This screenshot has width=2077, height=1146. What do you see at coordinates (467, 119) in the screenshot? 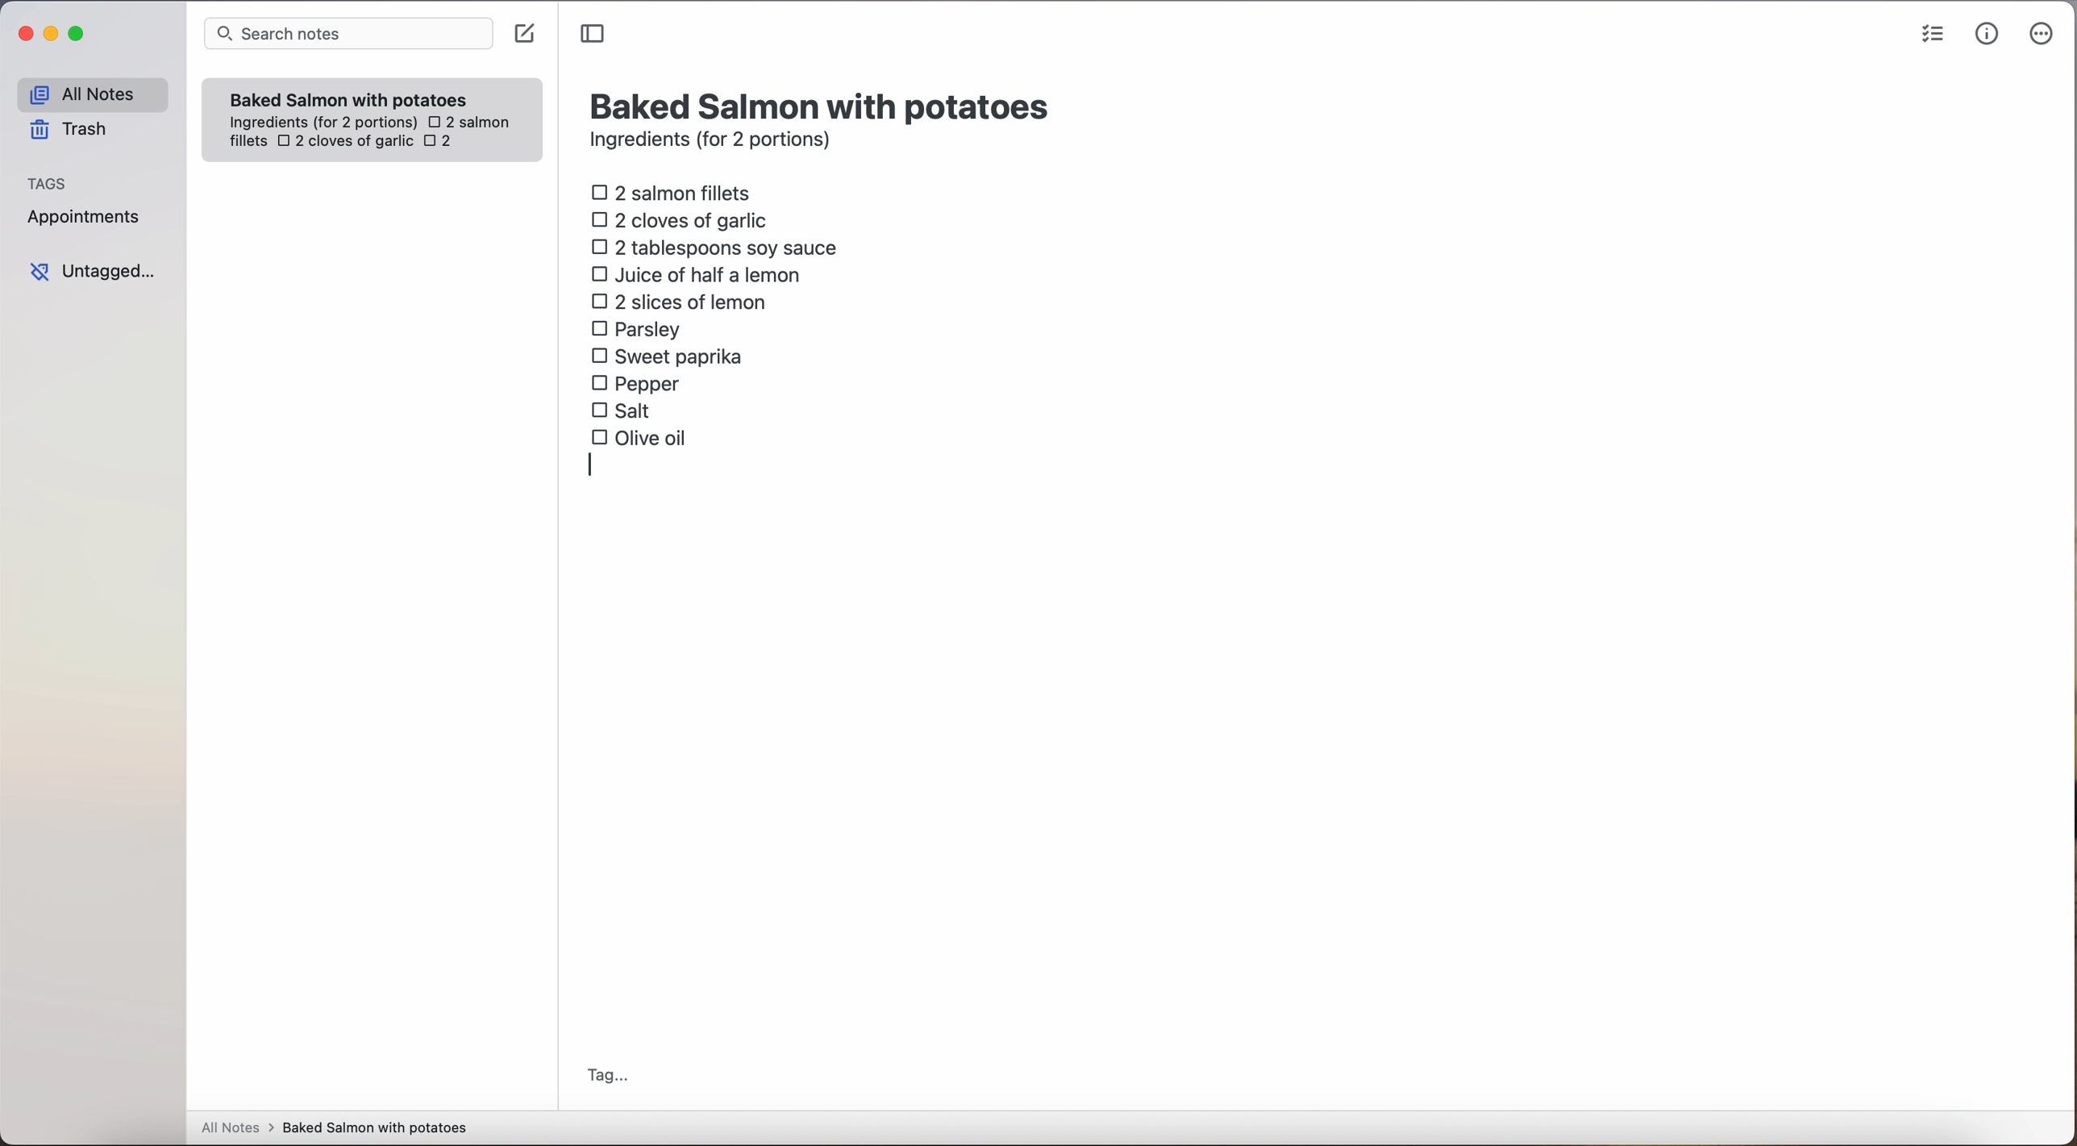
I see `2 salmon` at bounding box center [467, 119].